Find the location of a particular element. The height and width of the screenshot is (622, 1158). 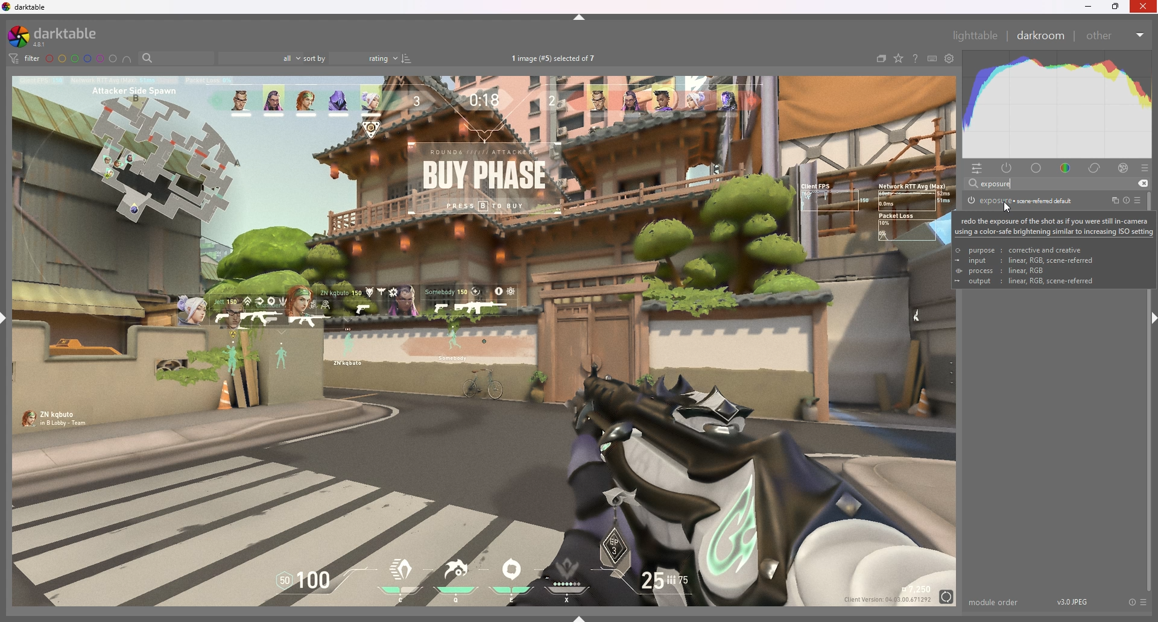

remove is located at coordinates (1142, 184).